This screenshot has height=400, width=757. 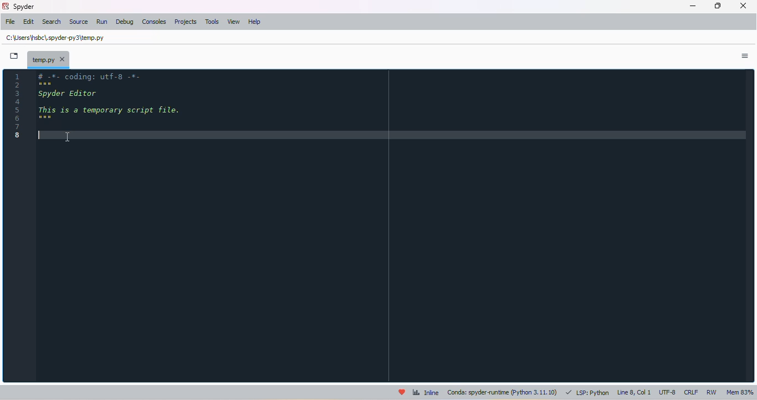 What do you see at coordinates (154, 22) in the screenshot?
I see `consoles` at bounding box center [154, 22].